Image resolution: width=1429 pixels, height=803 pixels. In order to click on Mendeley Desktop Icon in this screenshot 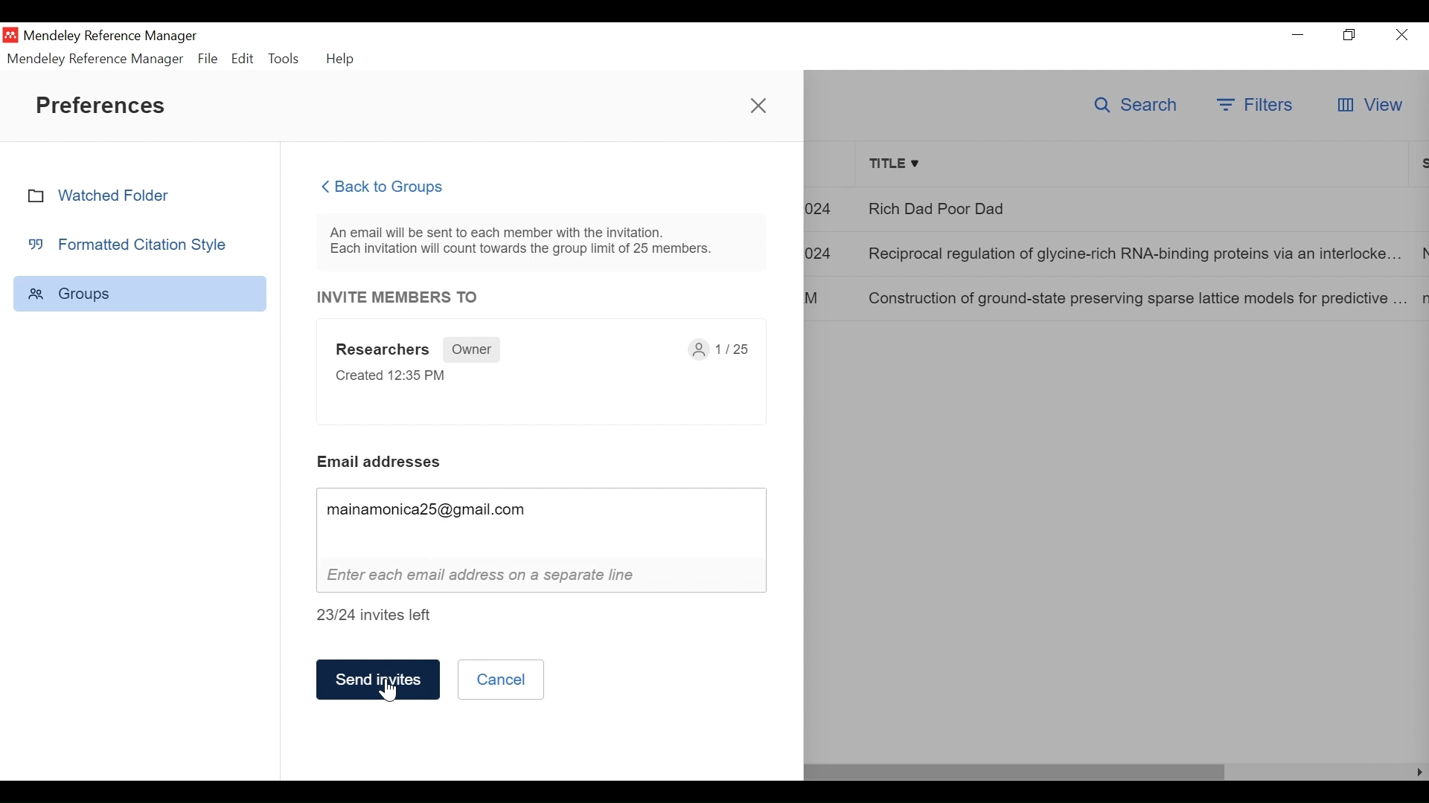, I will do `click(10, 35)`.